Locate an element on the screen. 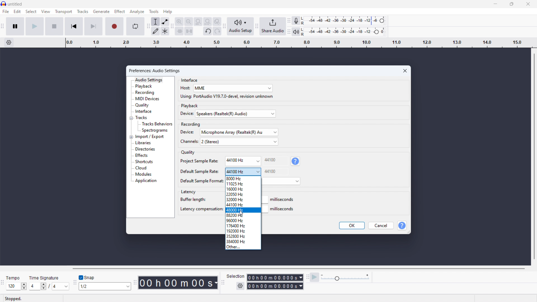 The width and height of the screenshot is (537, 302). fit project to width is located at coordinates (207, 22).